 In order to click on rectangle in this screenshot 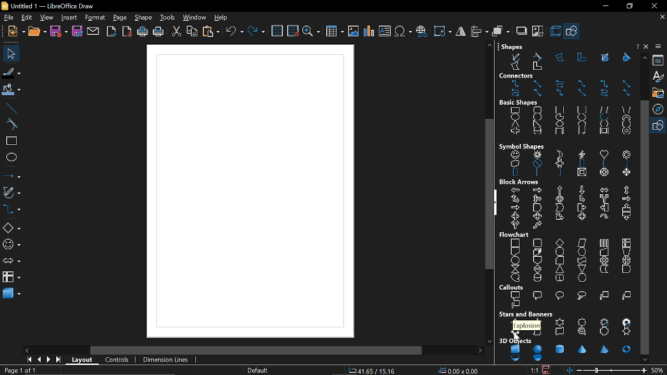, I will do `click(9, 141)`.